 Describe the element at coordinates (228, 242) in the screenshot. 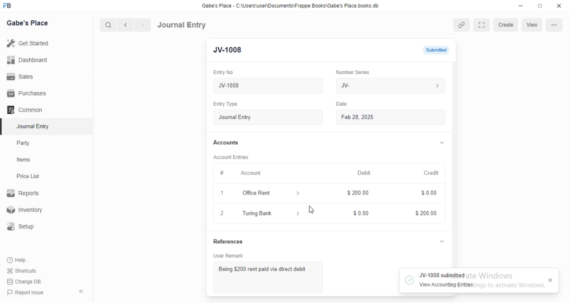

I see `References.` at that location.